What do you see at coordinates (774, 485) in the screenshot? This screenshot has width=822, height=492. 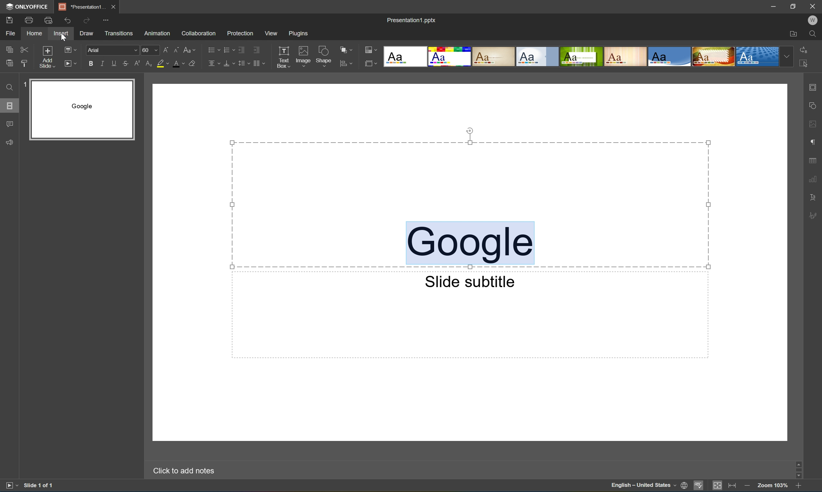 I see `Zoom 103%` at bounding box center [774, 485].